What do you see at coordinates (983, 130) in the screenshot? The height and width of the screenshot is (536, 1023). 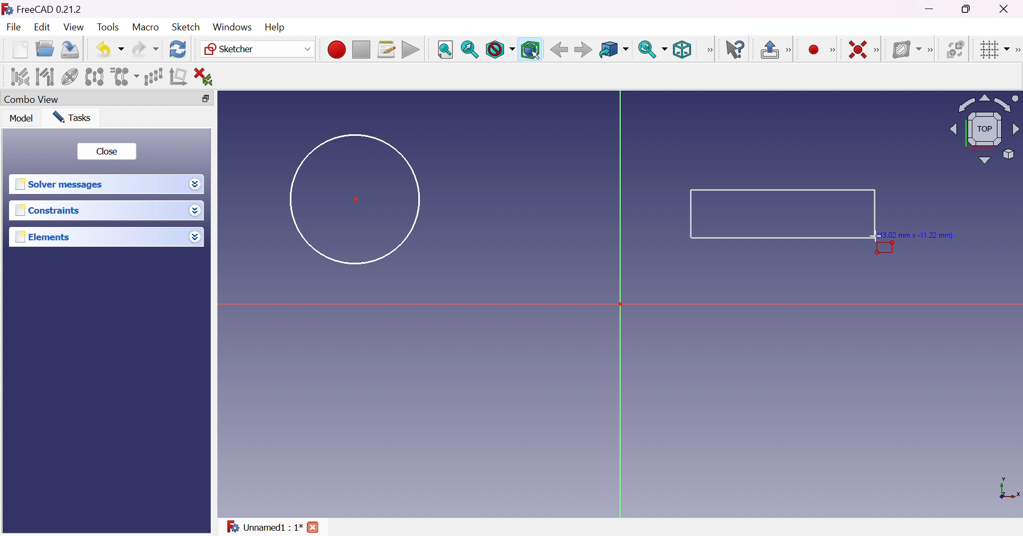 I see `Viewing angle` at bounding box center [983, 130].